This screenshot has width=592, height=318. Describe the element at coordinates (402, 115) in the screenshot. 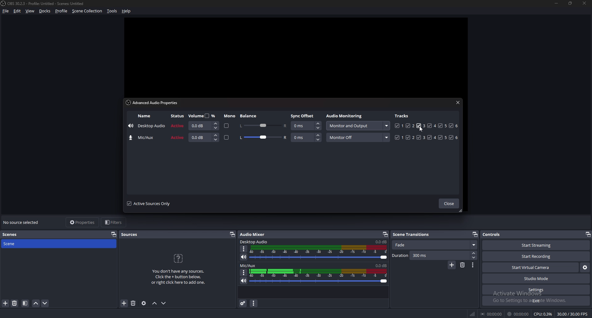

I see `tracks` at that location.